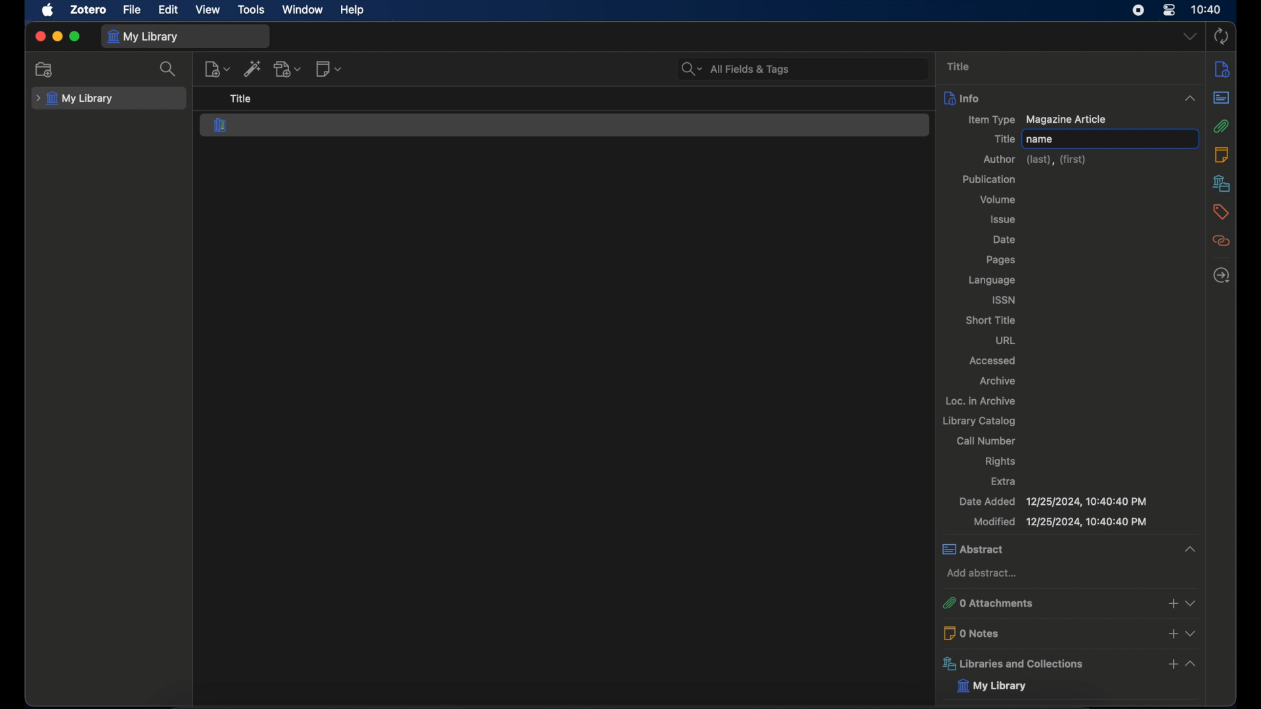 Image resolution: width=1261 pixels, height=709 pixels. I want to click on info, so click(1069, 97).